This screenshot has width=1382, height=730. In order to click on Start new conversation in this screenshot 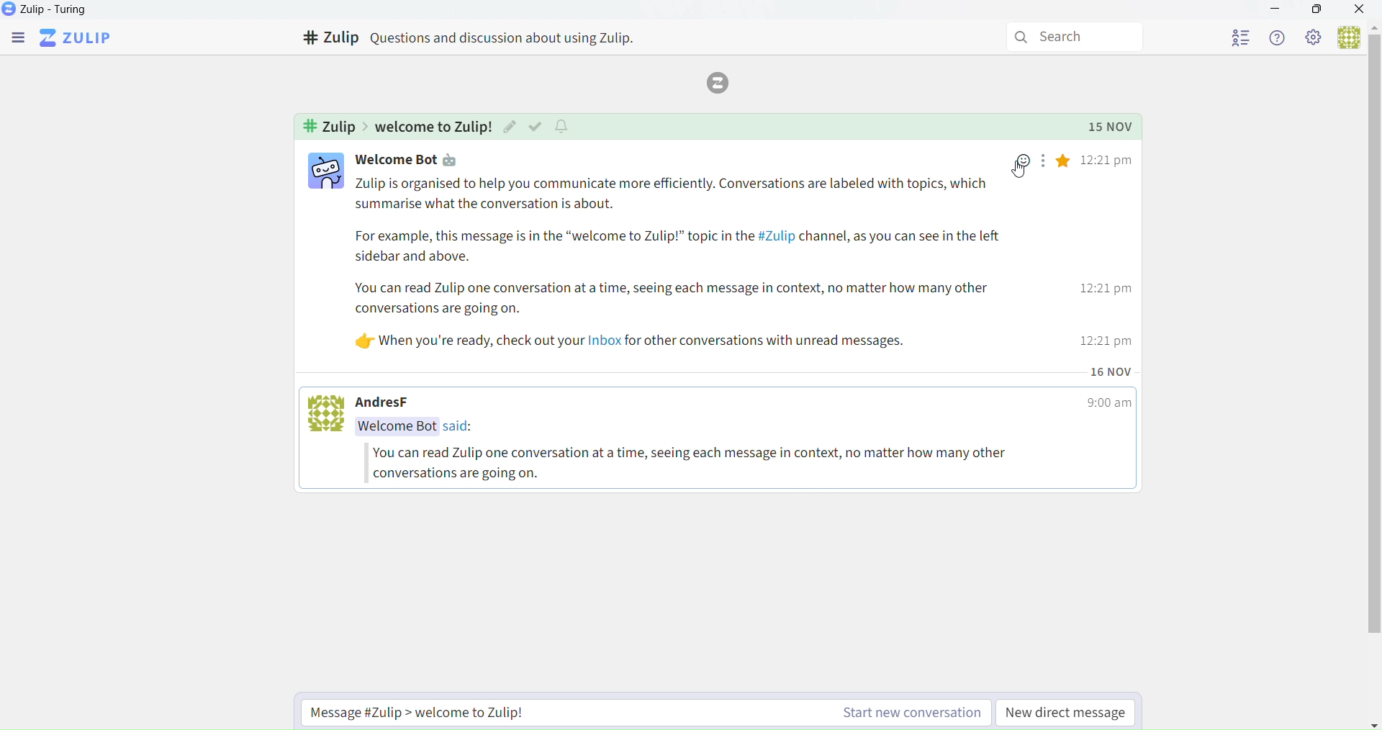, I will do `click(638, 712)`.